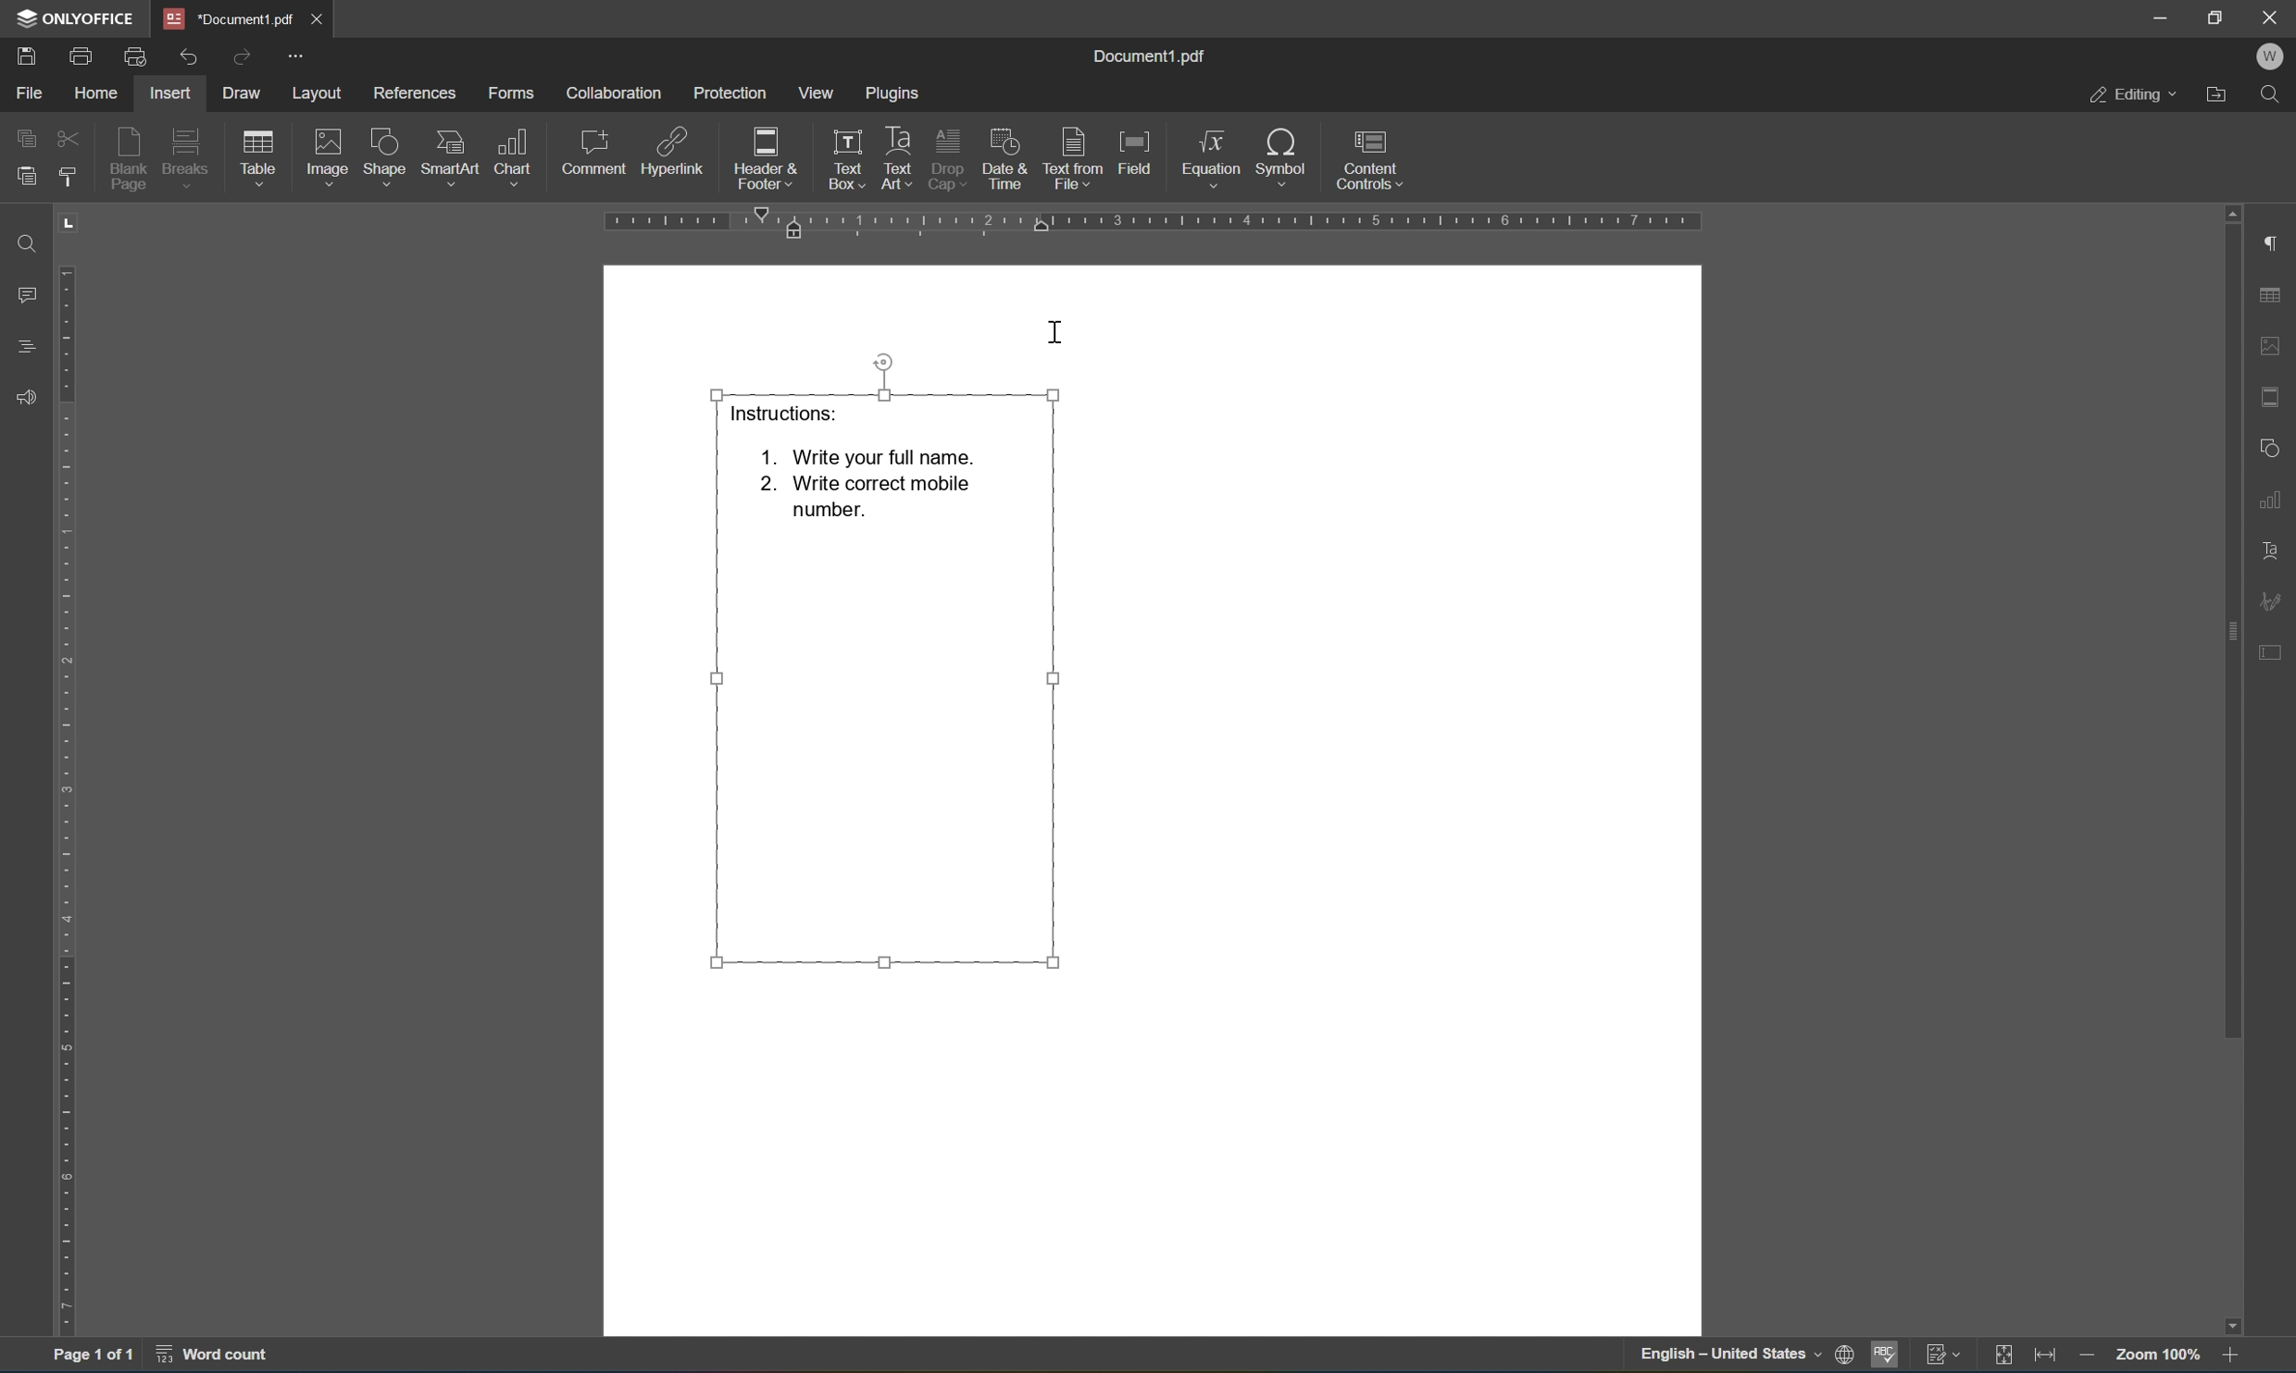 Image resolution: width=2296 pixels, height=1373 pixels. I want to click on zoom in, so click(2230, 1356).